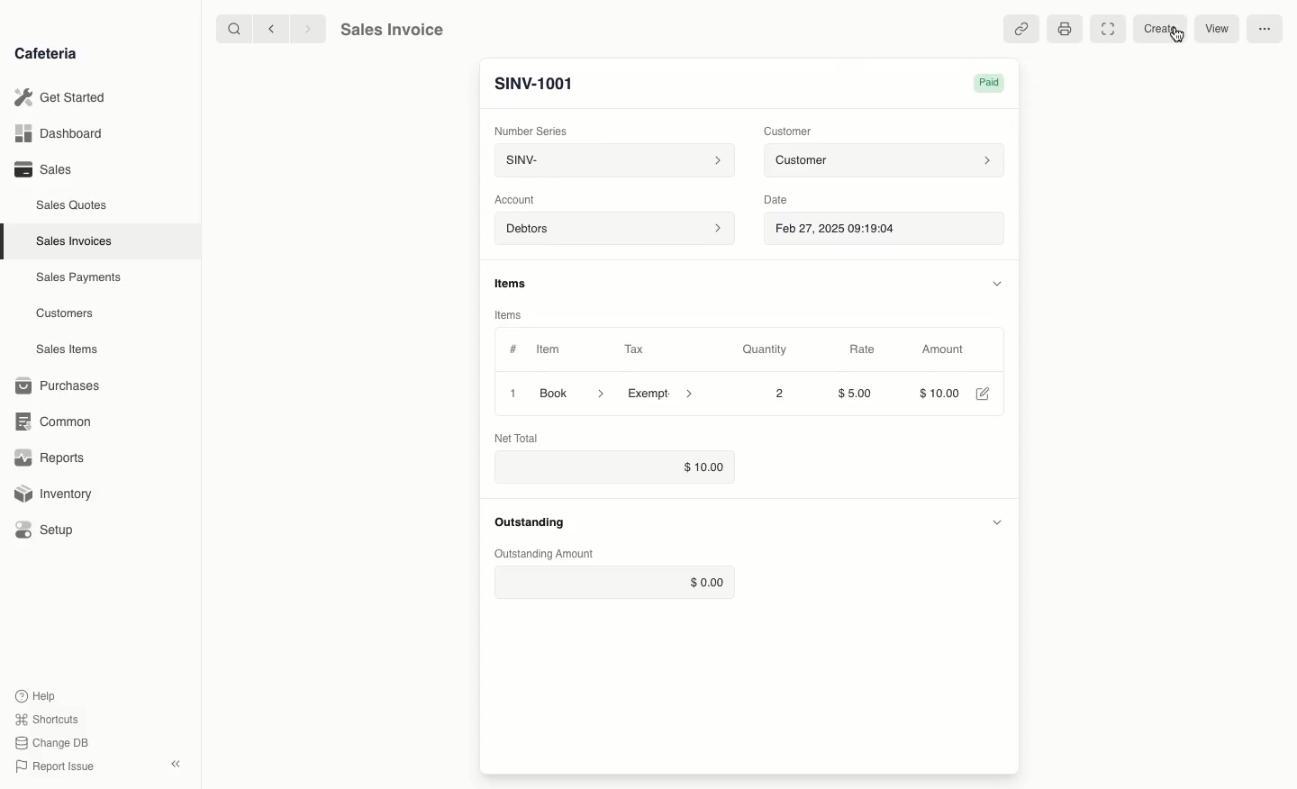  Describe the element at coordinates (513, 283) in the screenshot. I see `Items` at that location.